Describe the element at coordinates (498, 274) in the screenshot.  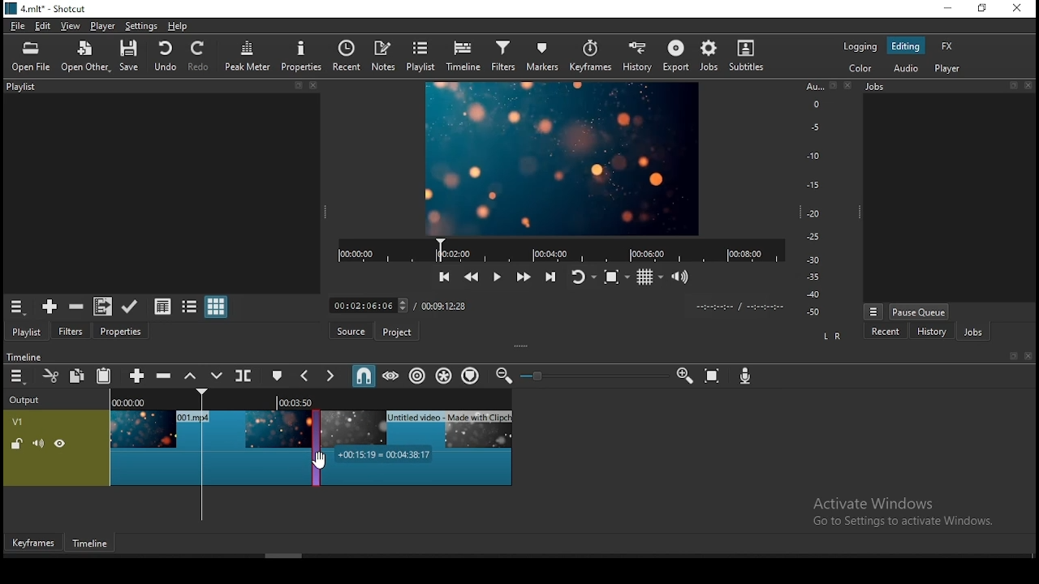
I see `play/pause` at that location.